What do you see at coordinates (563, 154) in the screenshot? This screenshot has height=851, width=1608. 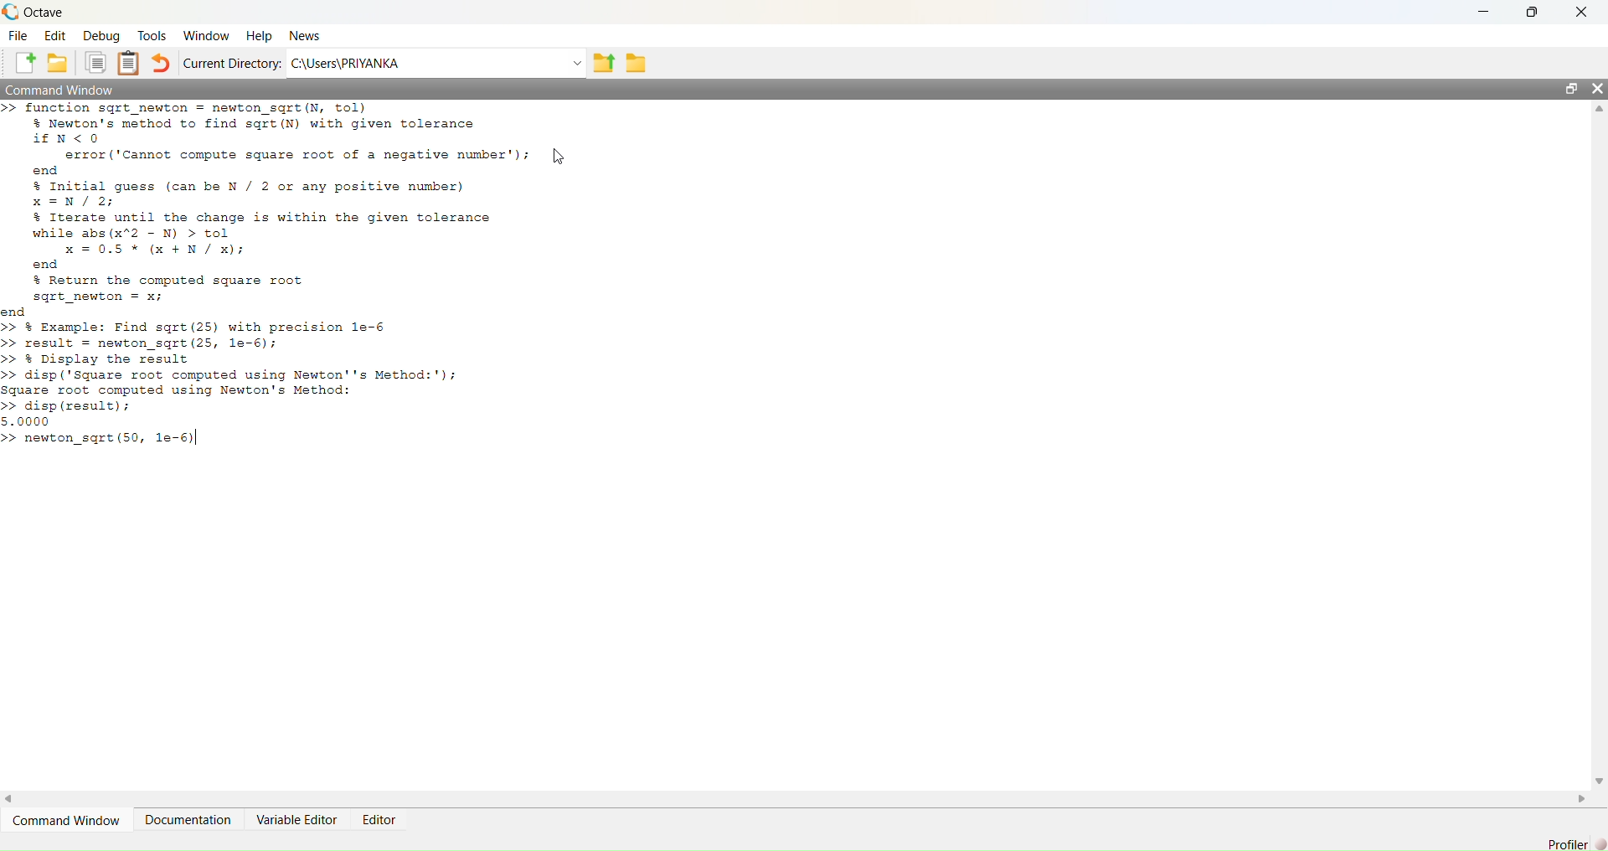 I see `Cursor` at bounding box center [563, 154].